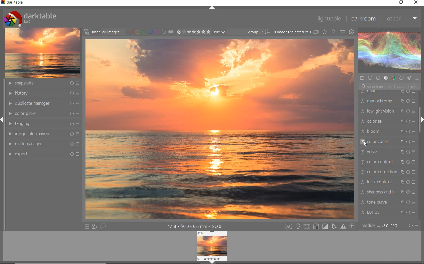 The height and width of the screenshot is (264, 424). I want to click on minimize, so click(387, 2).